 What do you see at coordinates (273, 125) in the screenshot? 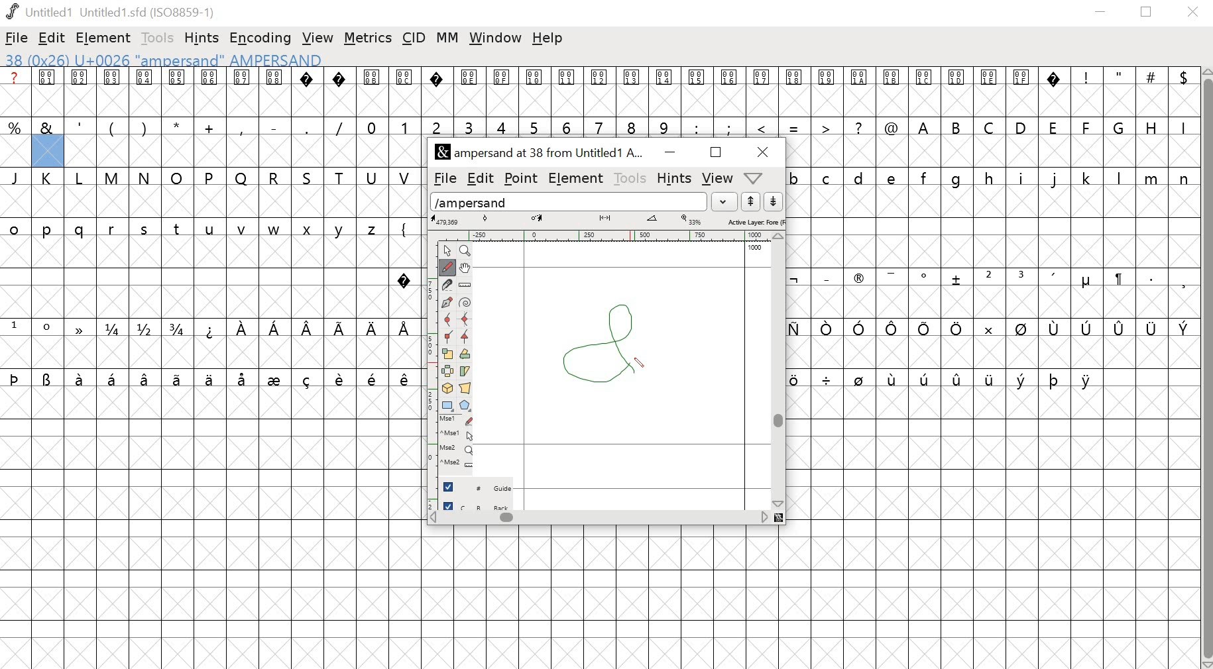
I see `-` at bounding box center [273, 125].